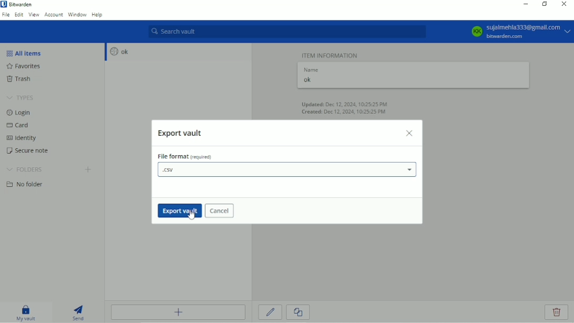 Image resolution: width=574 pixels, height=323 pixels. Describe the element at coordinates (182, 134) in the screenshot. I see `Export vault` at that location.